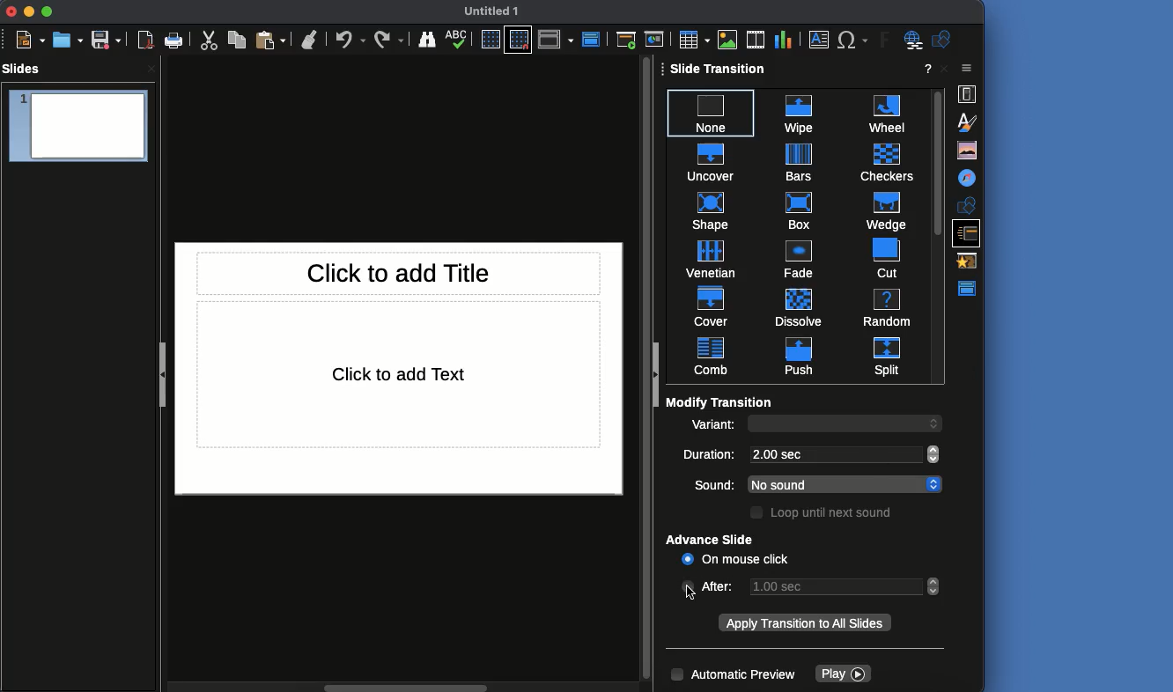  Describe the element at coordinates (430, 40) in the screenshot. I see `Finder` at that location.